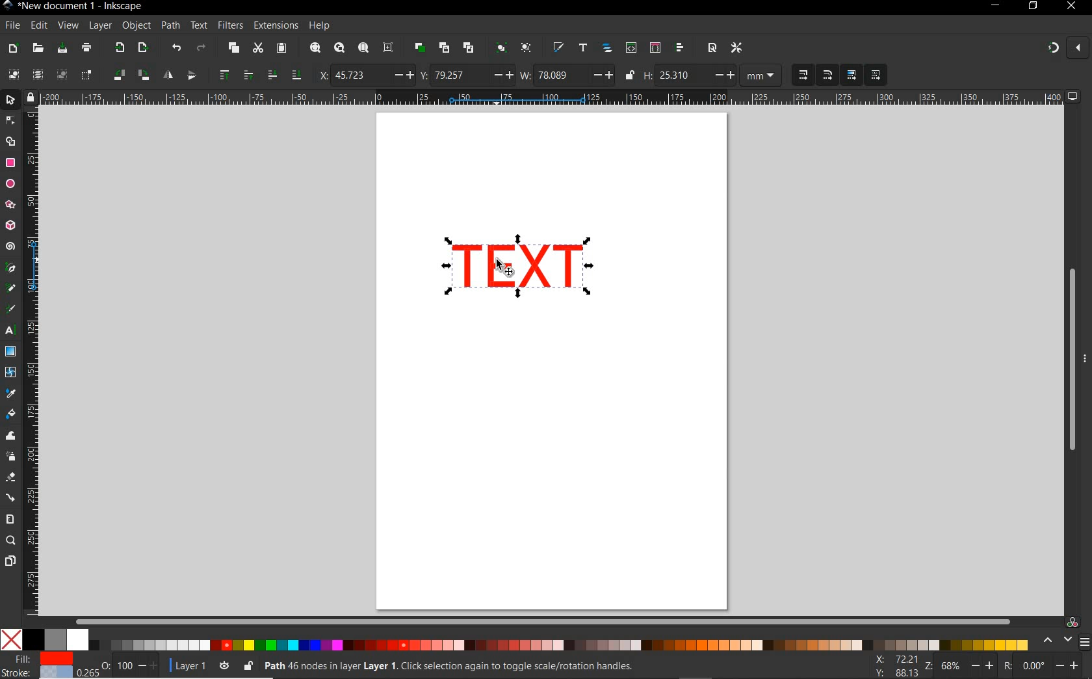 This screenshot has height=679, width=1092. What do you see at coordinates (816, 75) in the screenshot?
I see `SCALING` at bounding box center [816, 75].